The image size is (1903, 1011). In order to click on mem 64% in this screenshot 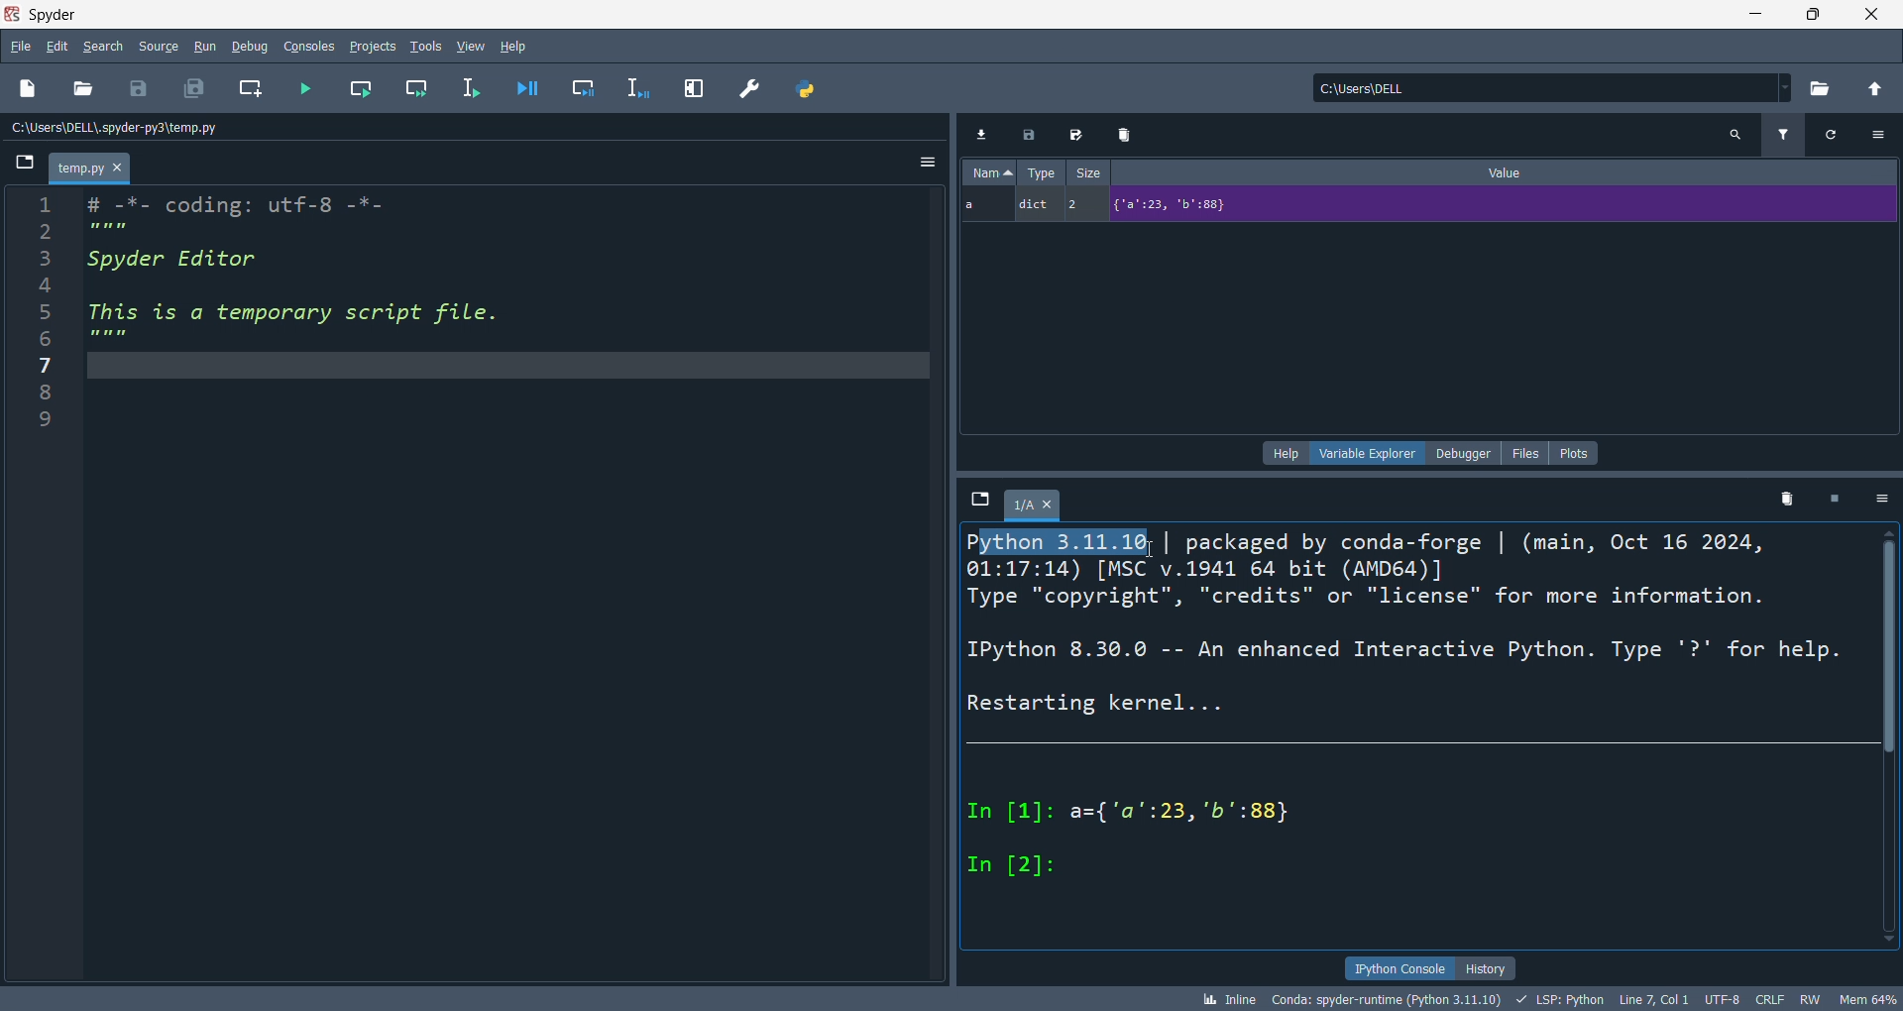, I will do `click(1867, 998)`.